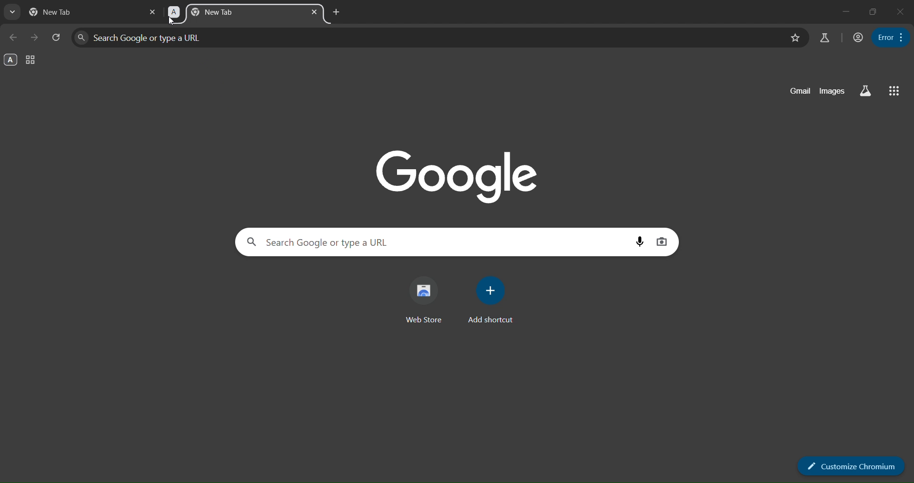  Describe the element at coordinates (844, 10) in the screenshot. I see `minimize` at that location.